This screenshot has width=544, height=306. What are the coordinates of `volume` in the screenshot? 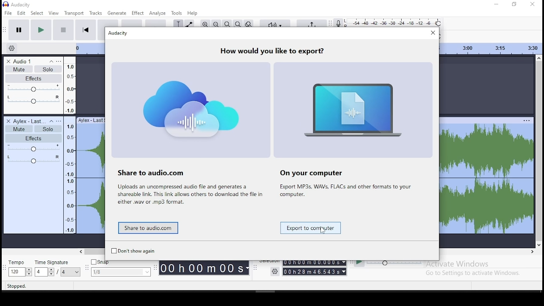 It's located at (33, 148).